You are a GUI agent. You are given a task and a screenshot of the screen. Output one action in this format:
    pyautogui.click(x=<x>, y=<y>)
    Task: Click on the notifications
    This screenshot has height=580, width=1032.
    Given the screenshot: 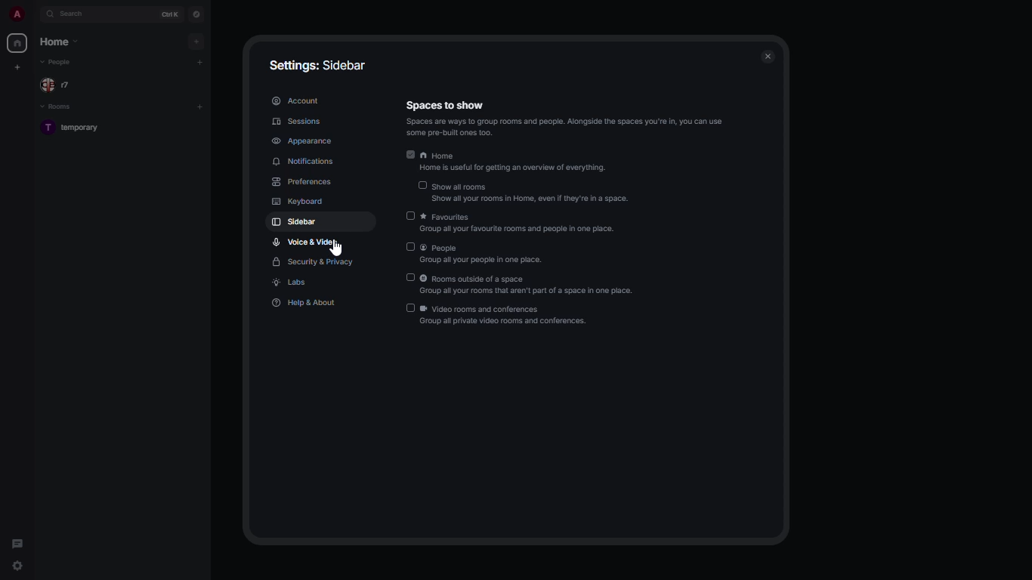 What is the action you would take?
    pyautogui.click(x=304, y=162)
    